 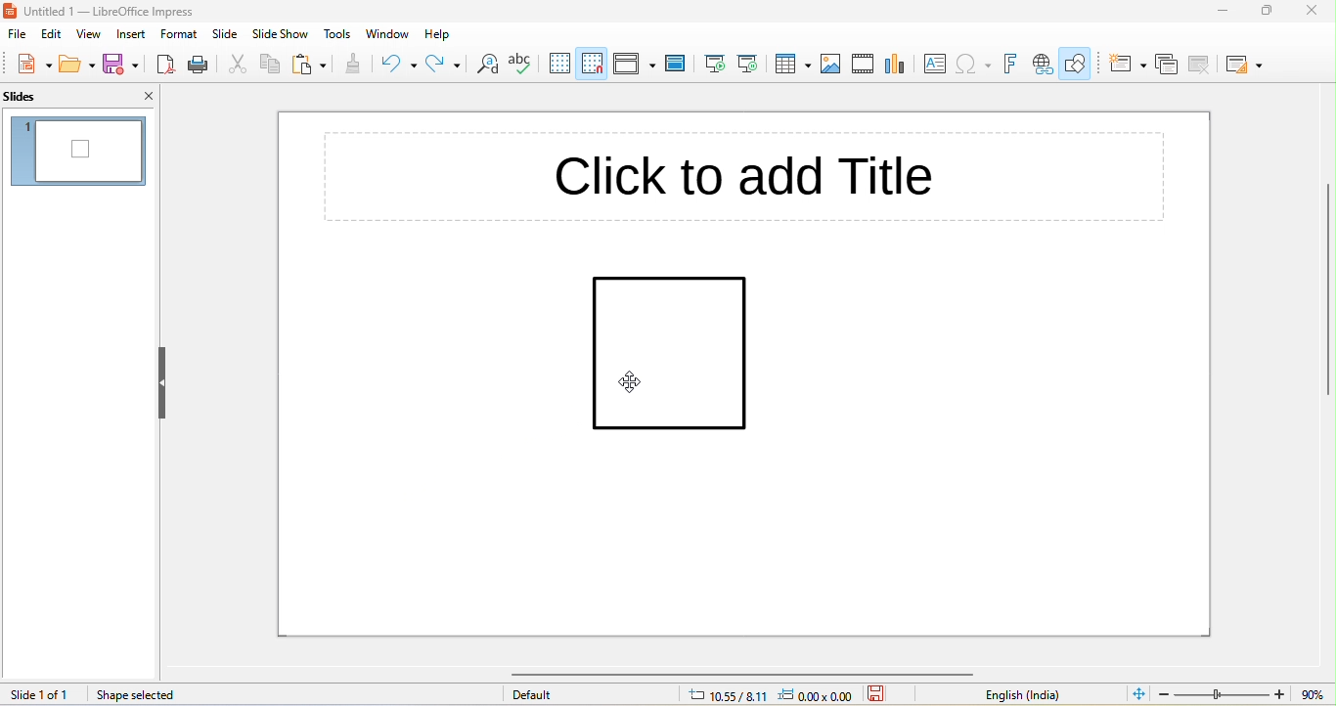 I want to click on insert hyperlink, so click(x=1041, y=65).